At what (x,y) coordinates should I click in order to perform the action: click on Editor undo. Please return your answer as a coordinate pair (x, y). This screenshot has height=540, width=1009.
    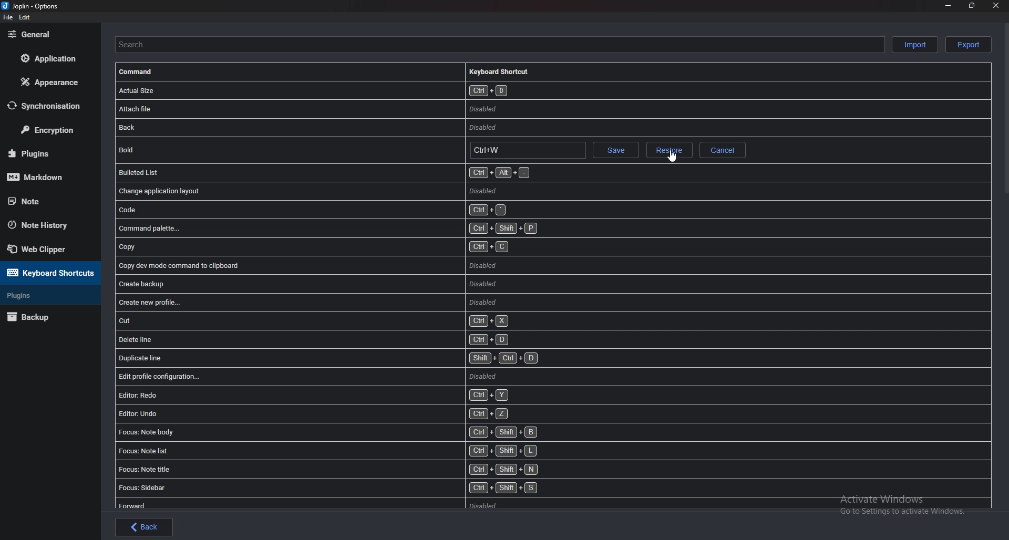
    Looking at the image, I should click on (316, 413).